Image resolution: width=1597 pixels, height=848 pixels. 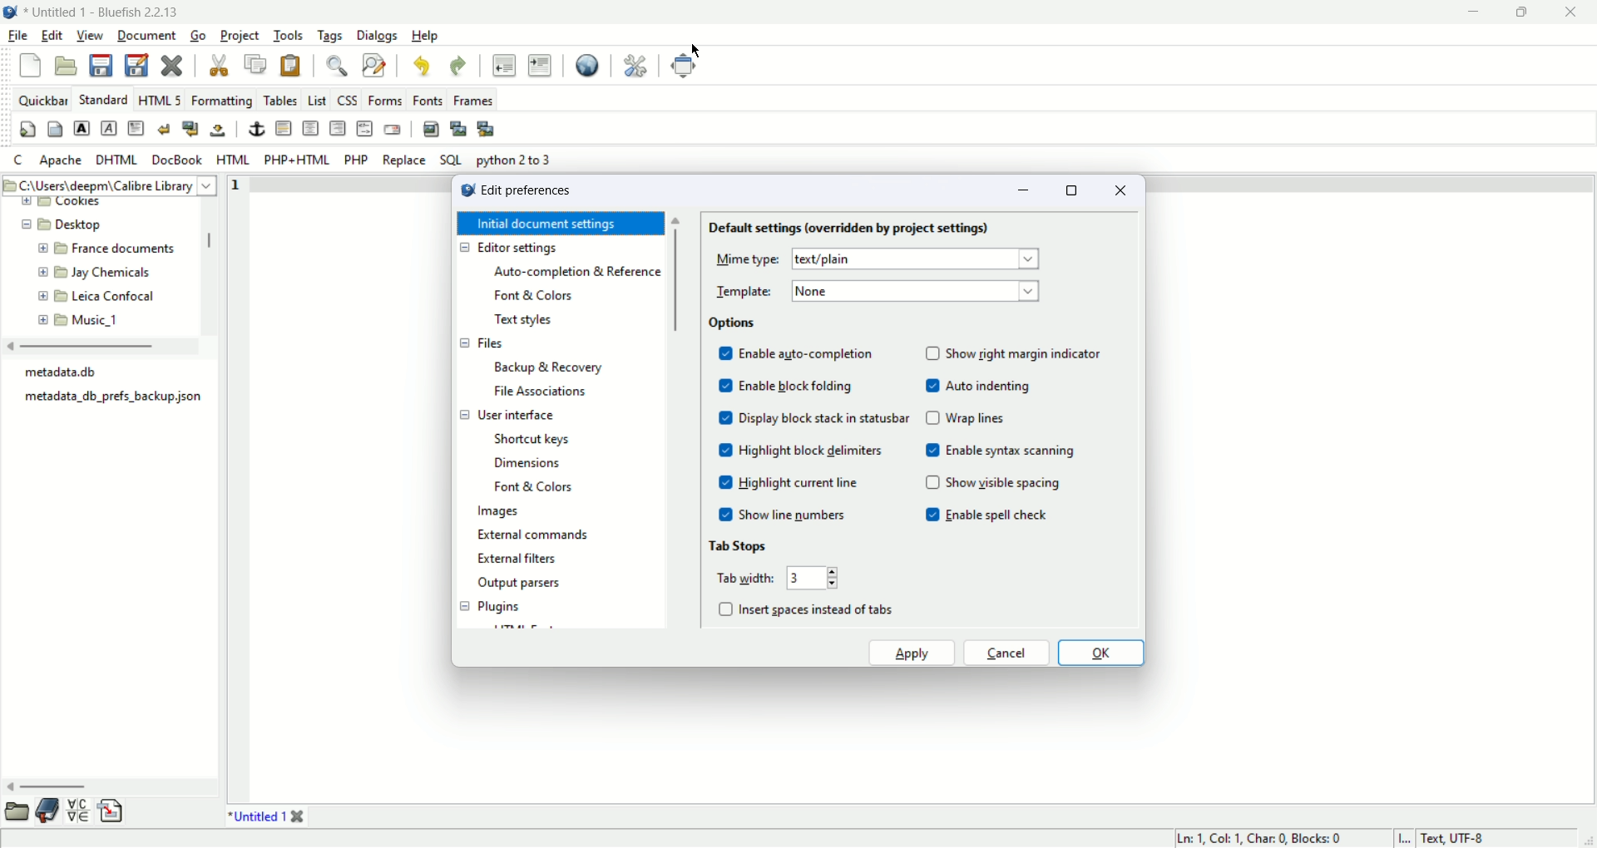 I want to click on Mime type, so click(x=748, y=260).